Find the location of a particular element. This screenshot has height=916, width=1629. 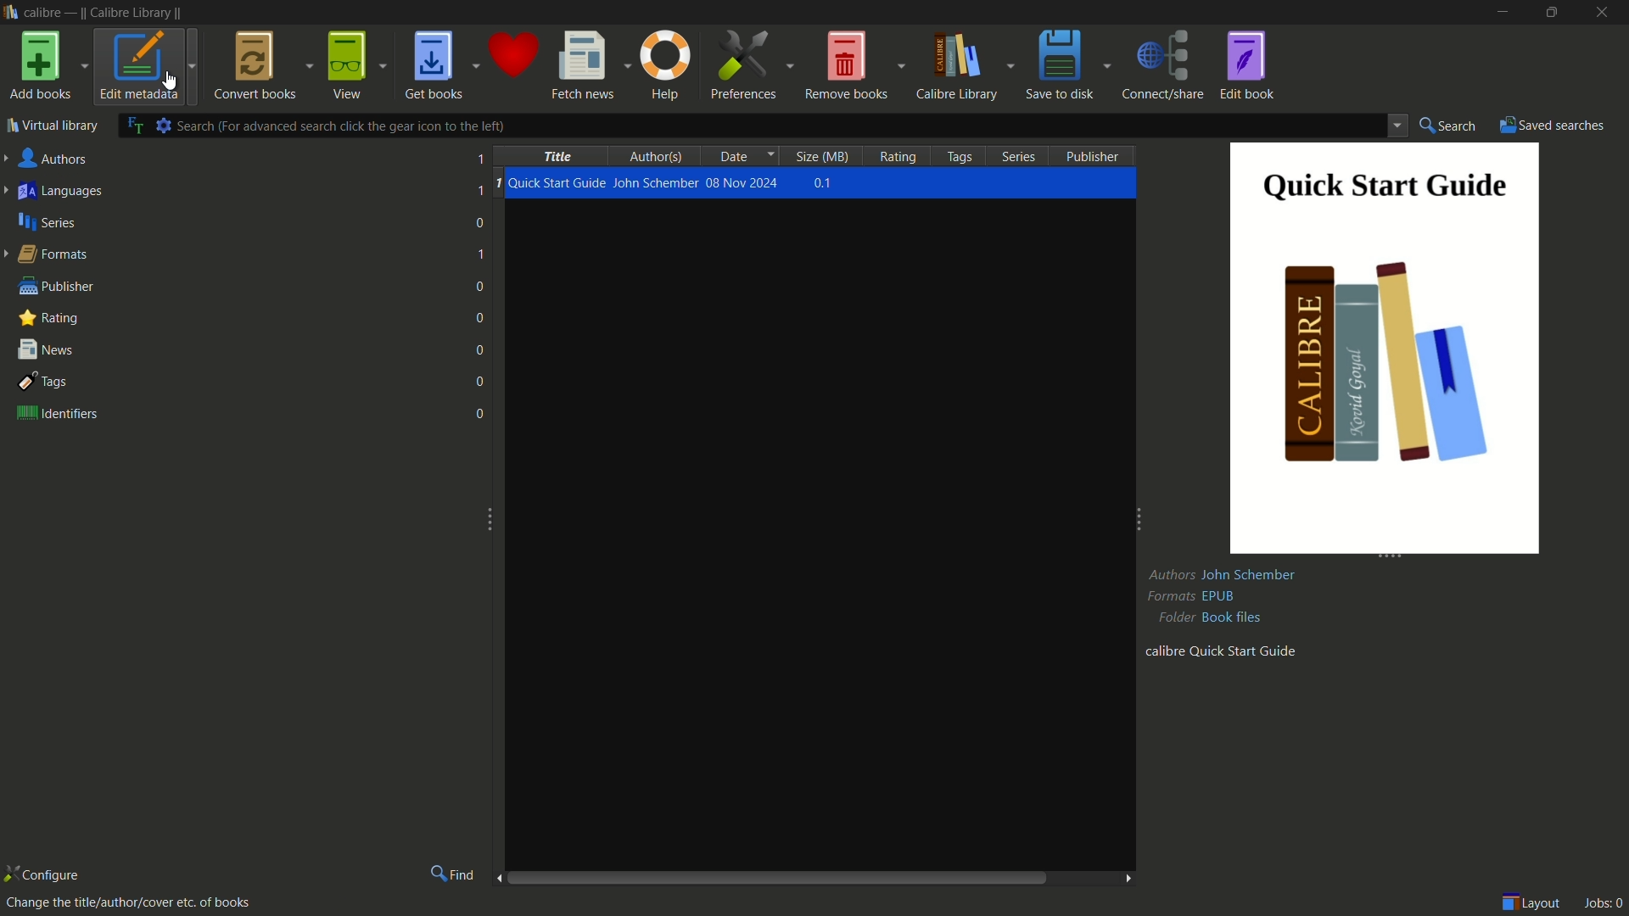

find is located at coordinates (452, 874).